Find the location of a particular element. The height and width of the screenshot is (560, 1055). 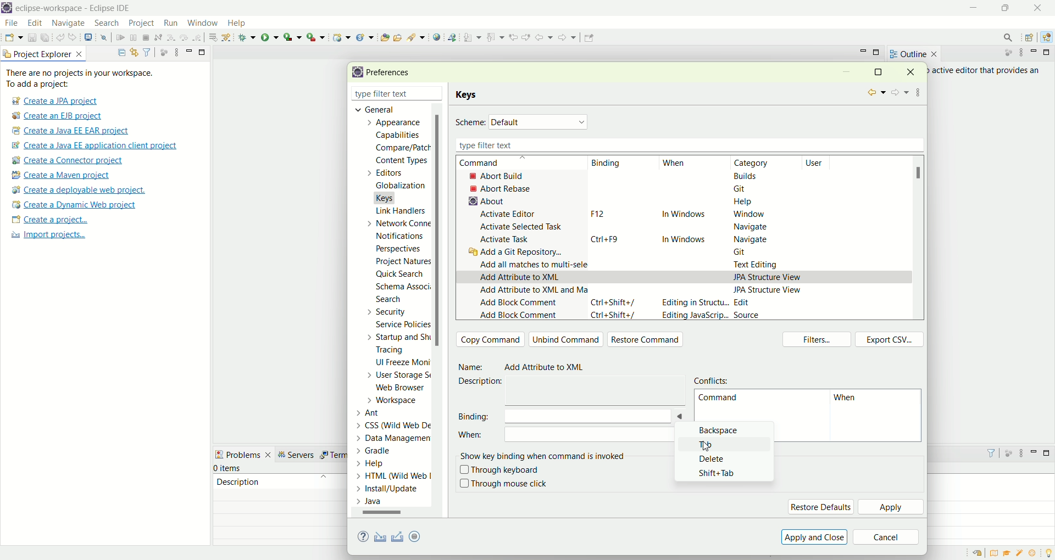

startup and shutdown is located at coordinates (401, 337).